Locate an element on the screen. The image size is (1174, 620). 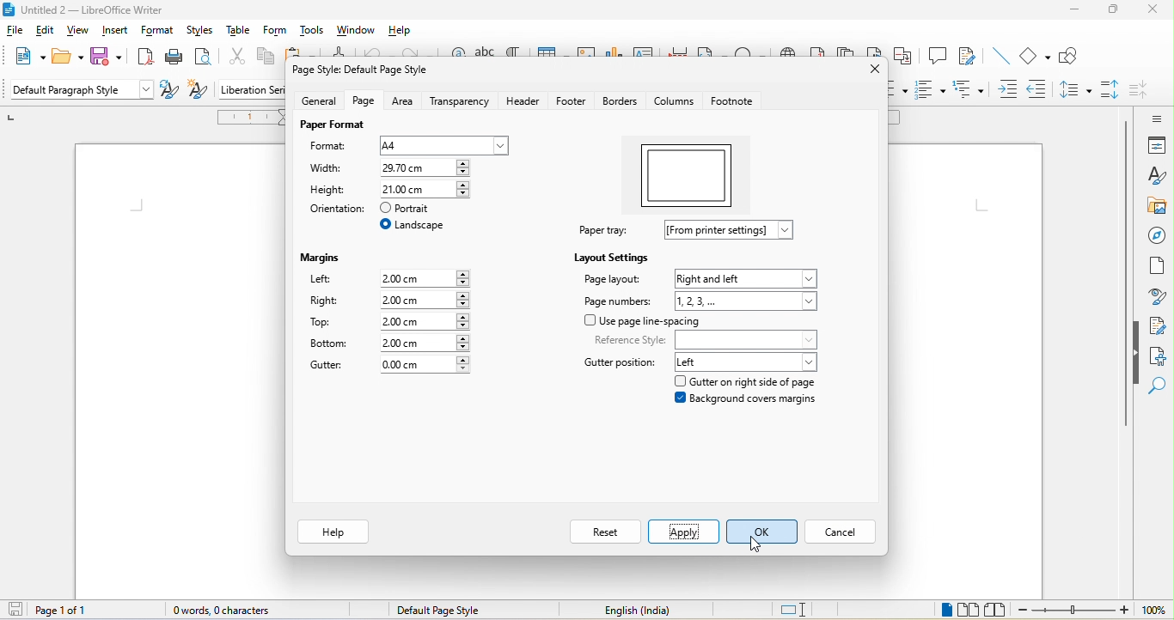
close is located at coordinates (1152, 10).